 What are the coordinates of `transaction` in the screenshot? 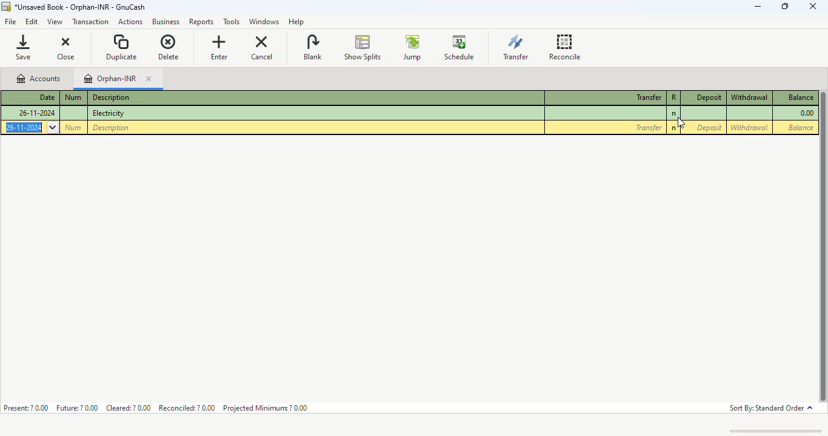 It's located at (90, 22).